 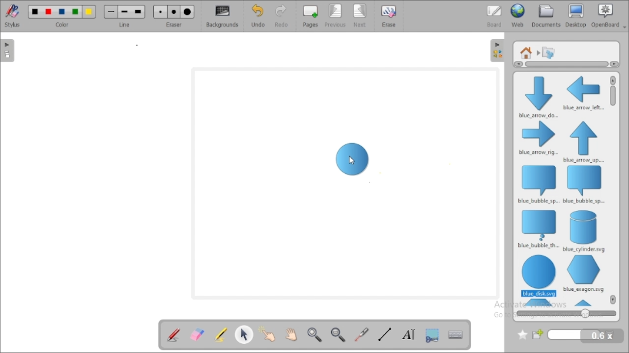 I want to click on blue arrow left, so click(x=583, y=93).